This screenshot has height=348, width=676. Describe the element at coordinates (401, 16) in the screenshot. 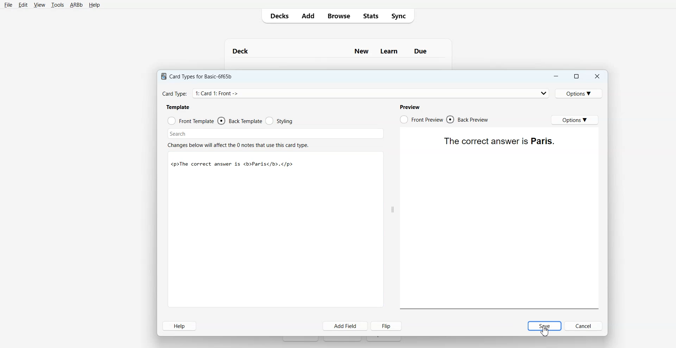

I see `Sync` at that location.